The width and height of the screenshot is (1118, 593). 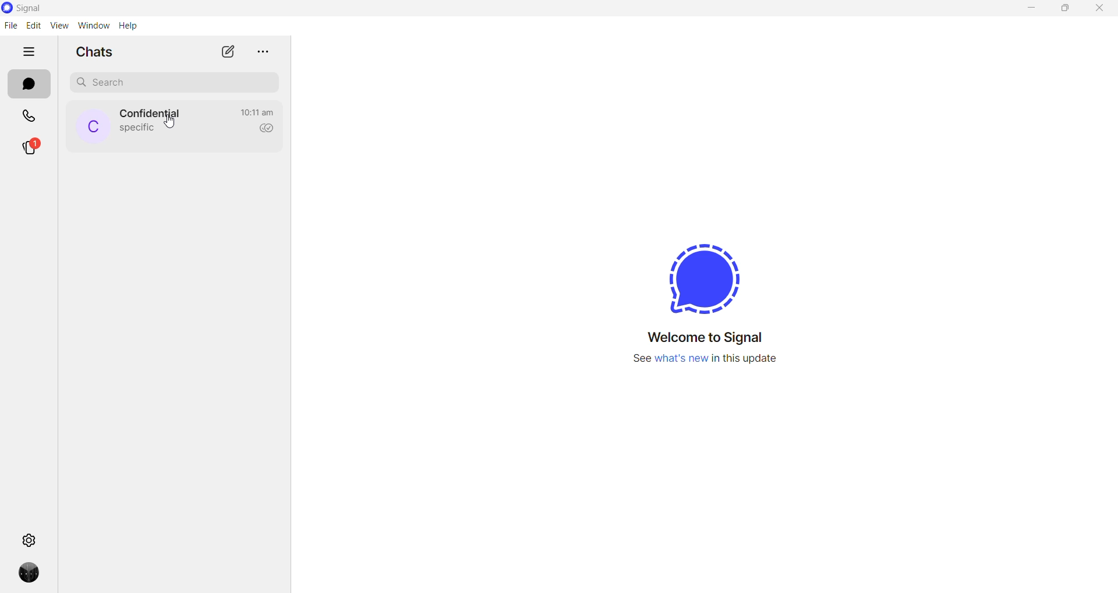 I want to click on hide tabs, so click(x=29, y=52).